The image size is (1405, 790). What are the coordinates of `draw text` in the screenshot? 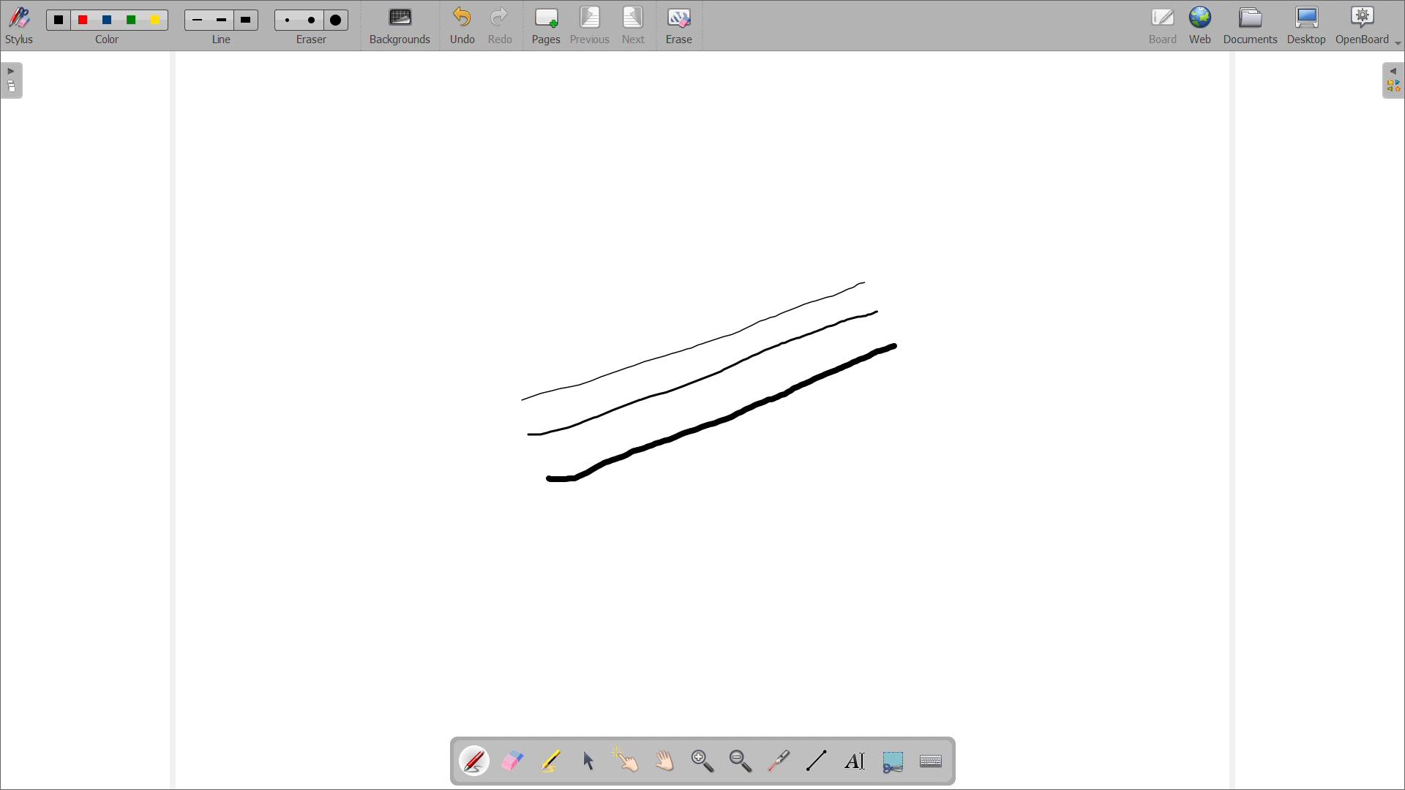 It's located at (856, 761).